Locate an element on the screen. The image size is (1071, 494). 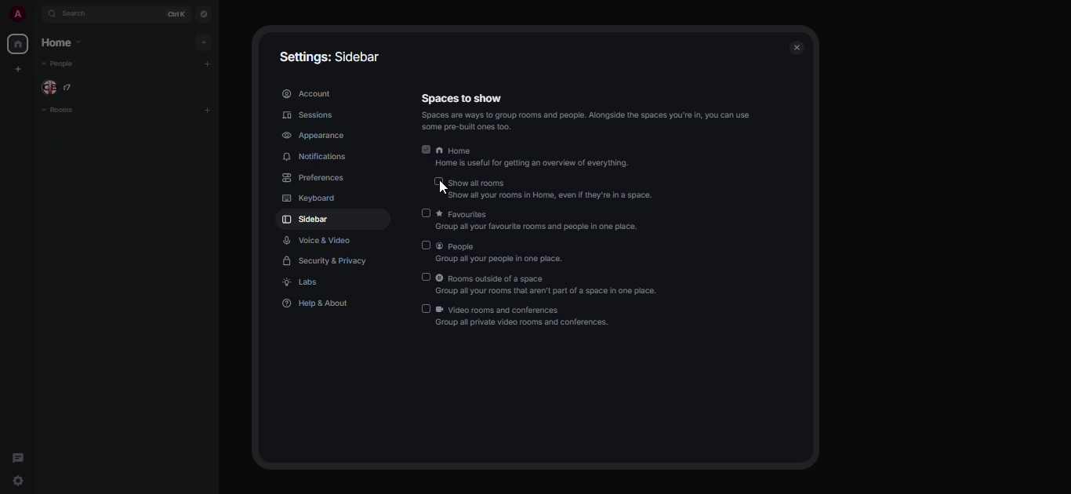
quick settings is located at coordinates (19, 480).